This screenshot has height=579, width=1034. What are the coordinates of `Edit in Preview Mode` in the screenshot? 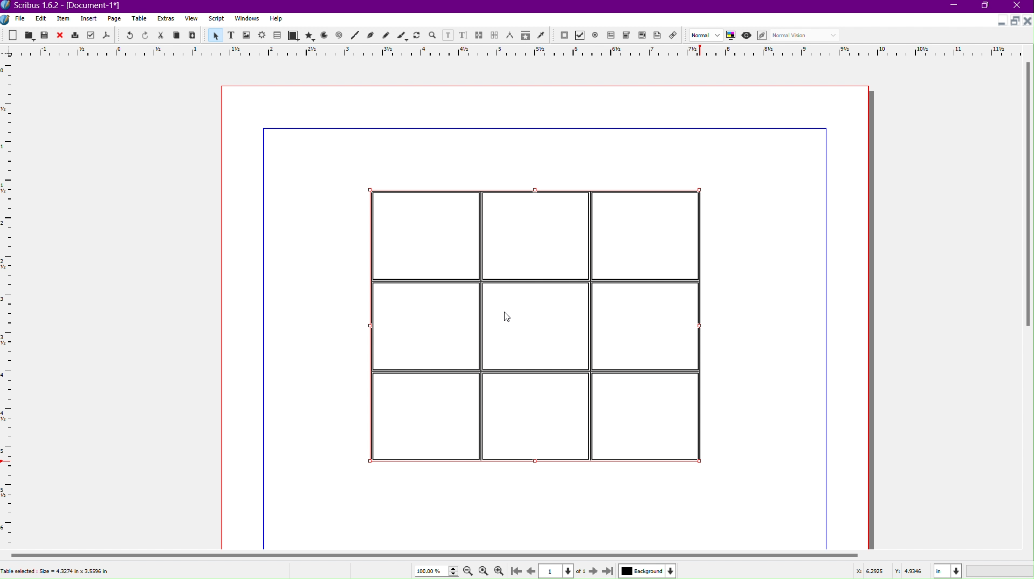 It's located at (763, 36).